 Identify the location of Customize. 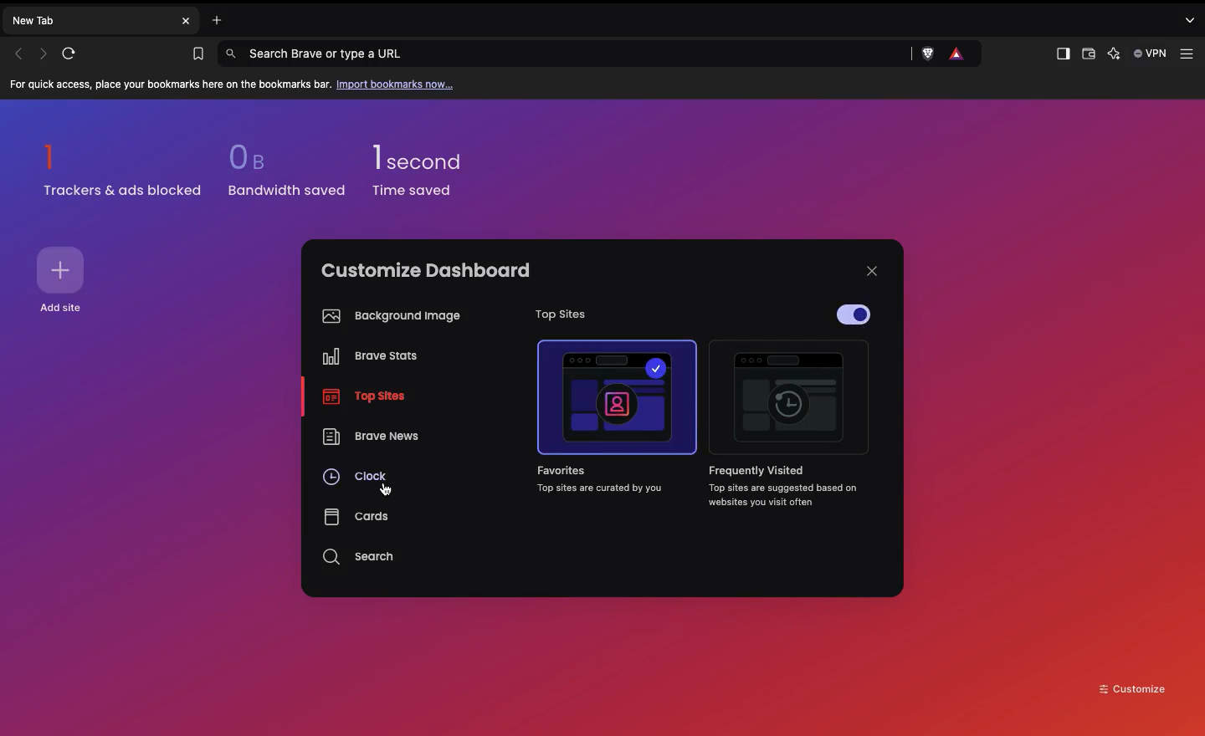
(1133, 687).